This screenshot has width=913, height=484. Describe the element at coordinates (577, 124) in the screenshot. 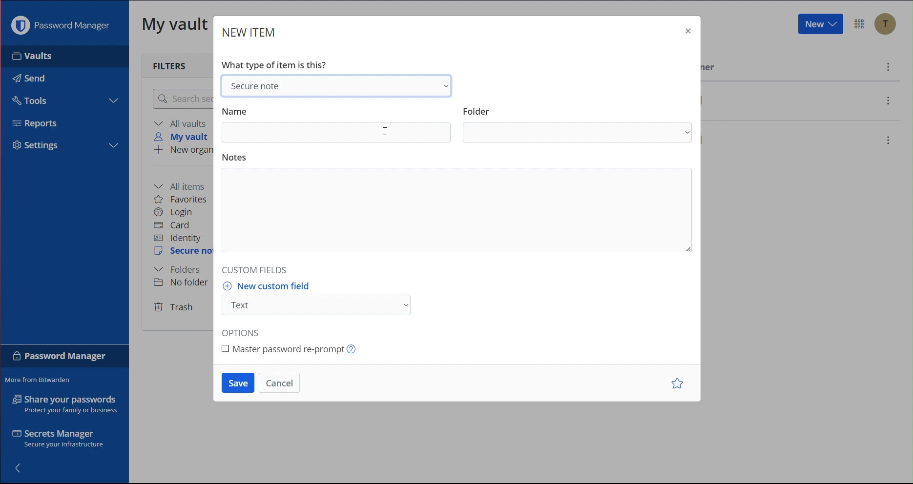

I see `Folder` at that location.